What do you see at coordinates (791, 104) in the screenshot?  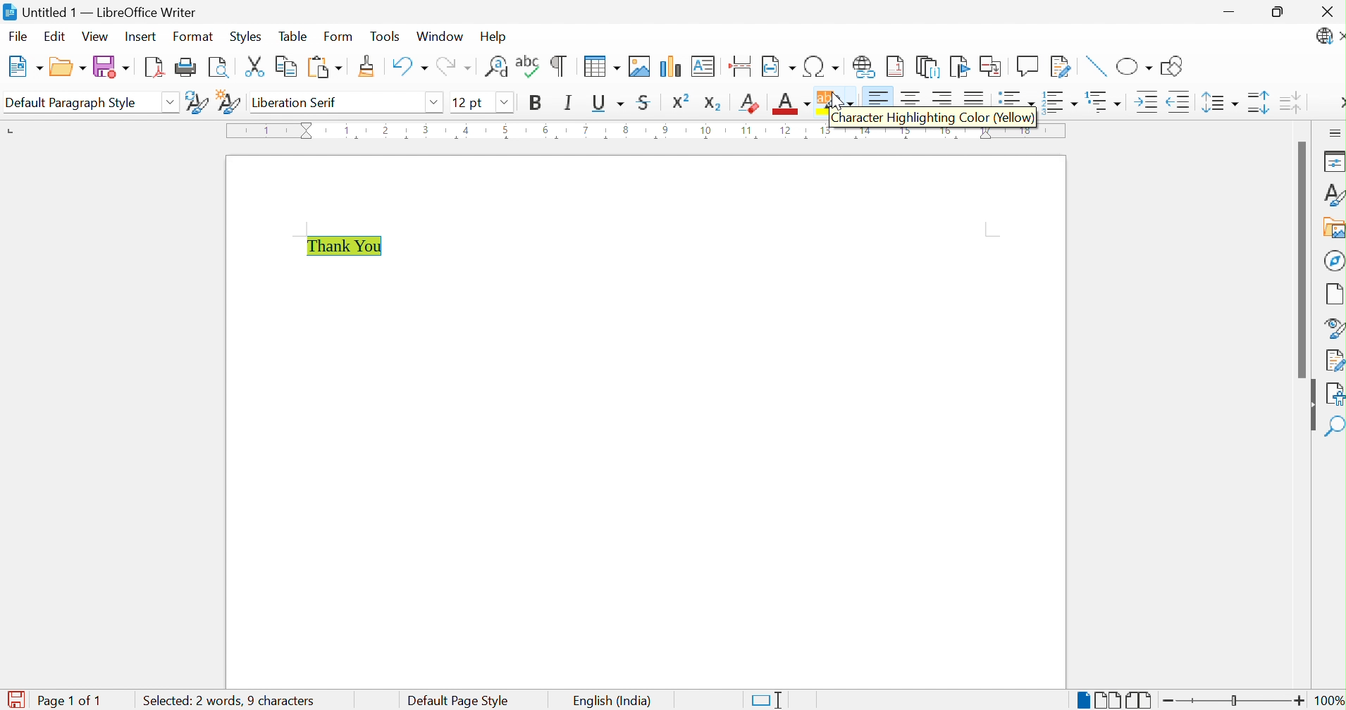 I see `Font Color` at bounding box center [791, 104].